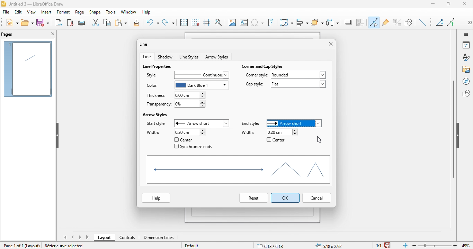 This screenshot has height=249, width=473. What do you see at coordinates (11, 24) in the screenshot?
I see `new` at bounding box center [11, 24].